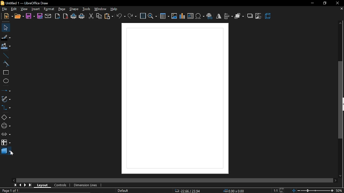 The height and width of the screenshot is (193, 344). I want to click on view, so click(24, 9).